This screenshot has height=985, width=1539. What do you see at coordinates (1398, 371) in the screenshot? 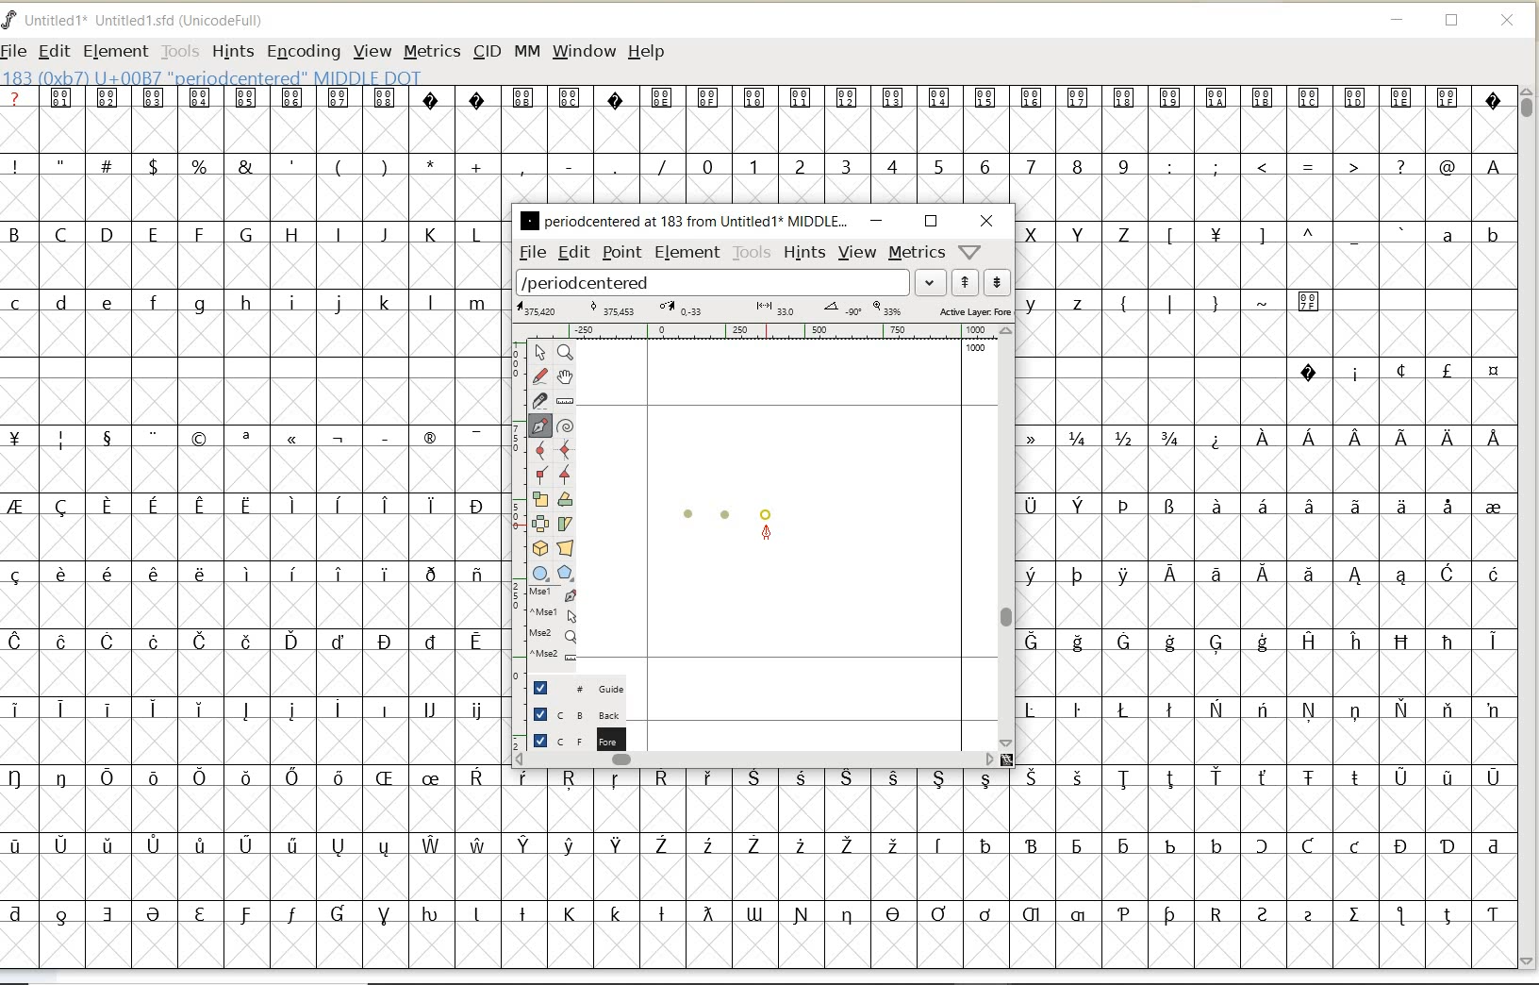
I see `special characters` at bounding box center [1398, 371].